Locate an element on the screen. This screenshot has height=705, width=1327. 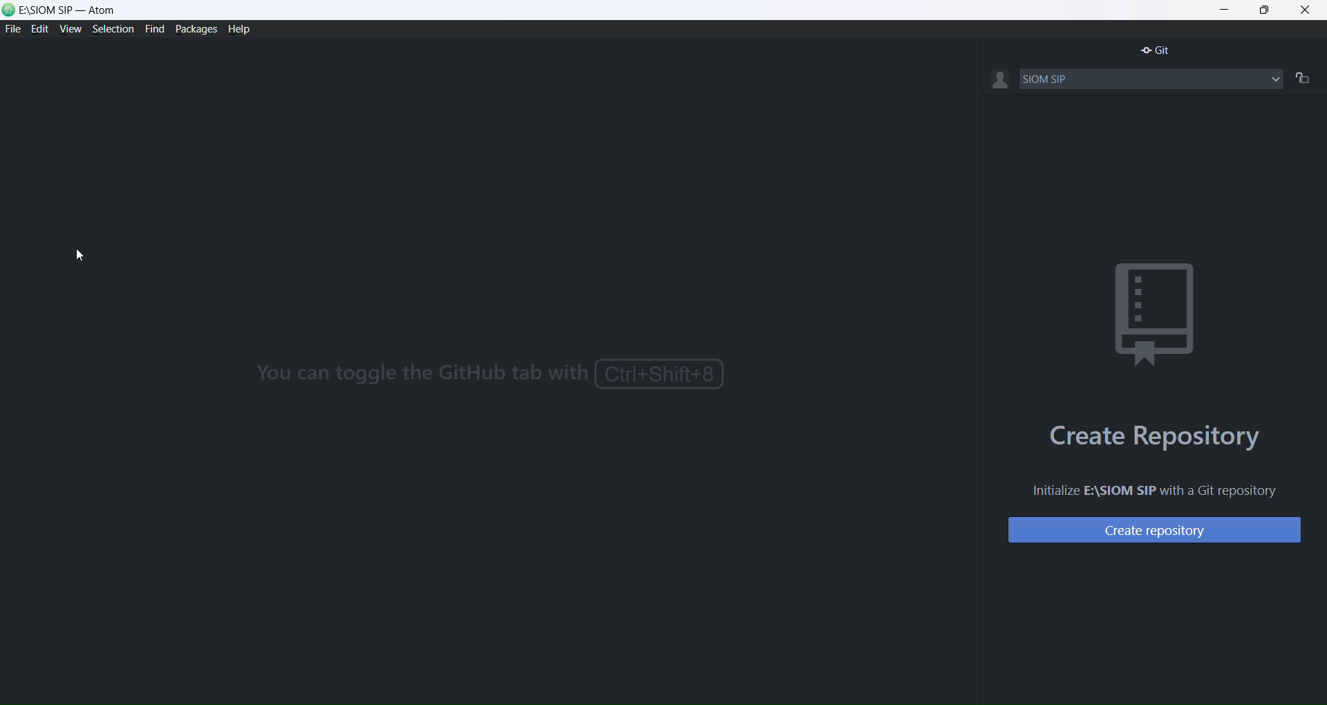
packages is located at coordinates (194, 28).